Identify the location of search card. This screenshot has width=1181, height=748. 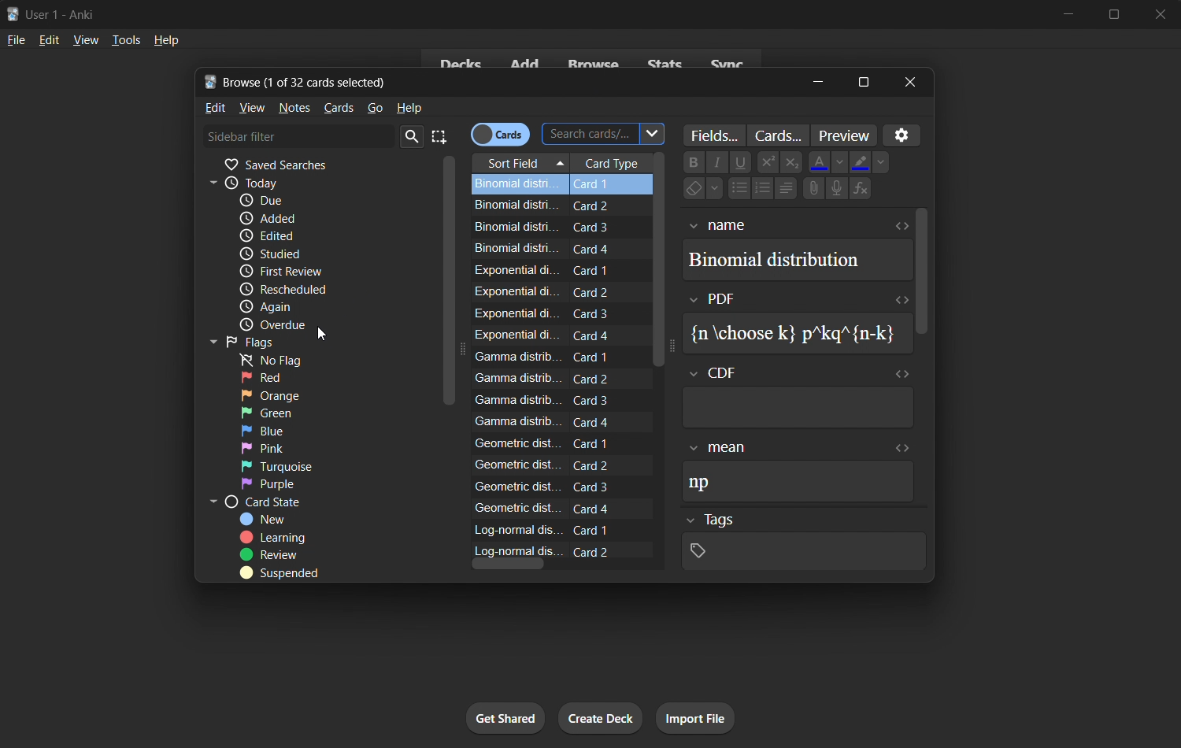
(587, 134).